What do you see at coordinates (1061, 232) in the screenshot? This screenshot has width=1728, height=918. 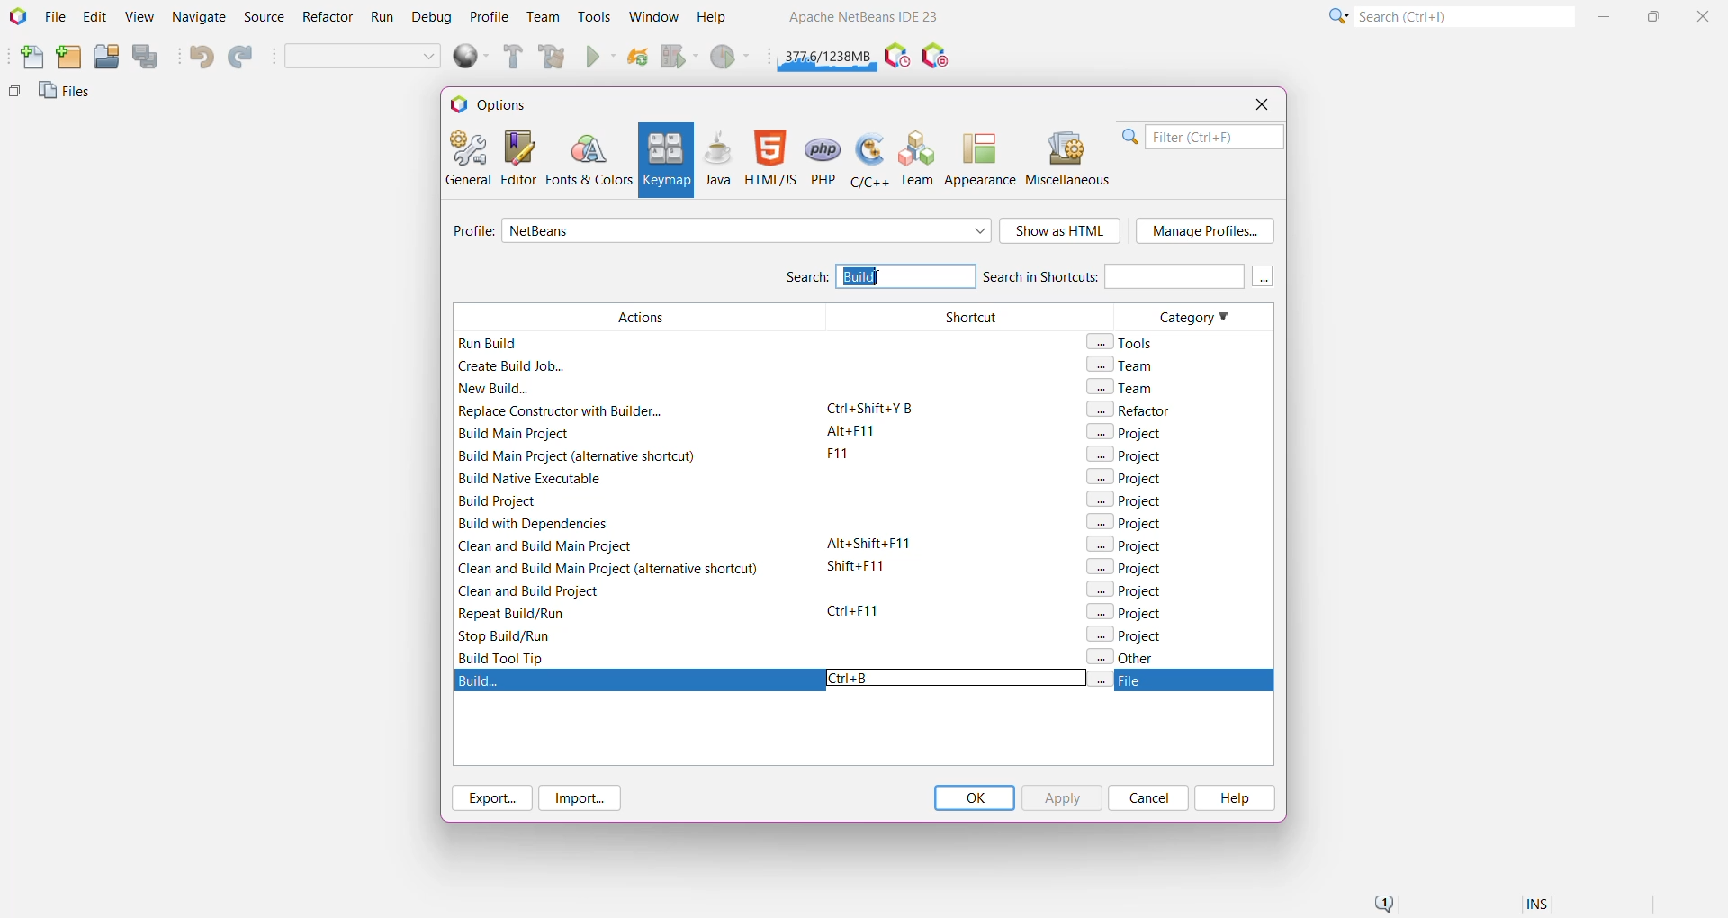 I see `Show as HTML` at bounding box center [1061, 232].